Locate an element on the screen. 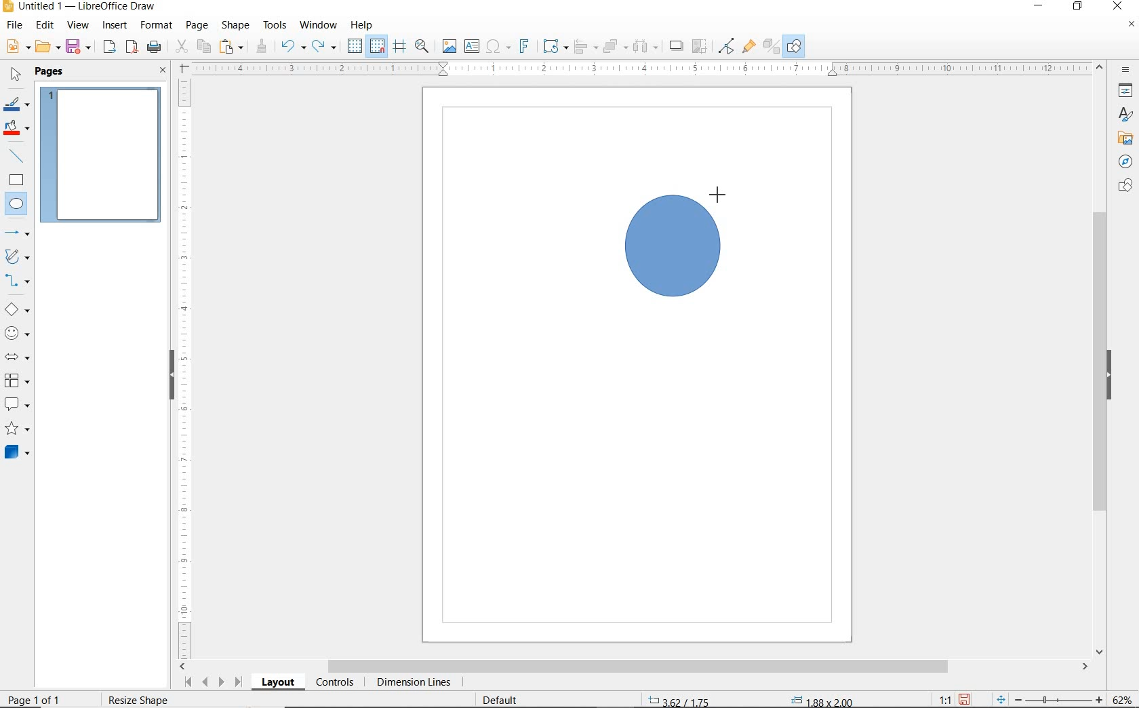 This screenshot has height=708, width=1139. INSERT FONTWORK TEXT is located at coordinates (523, 46).